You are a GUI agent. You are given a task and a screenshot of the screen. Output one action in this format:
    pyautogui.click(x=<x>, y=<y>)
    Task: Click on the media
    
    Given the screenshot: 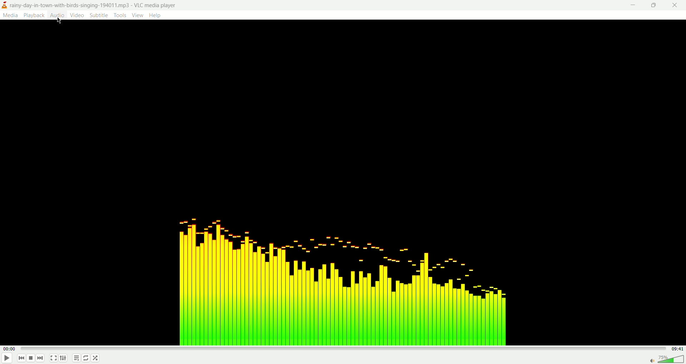 What is the action you would take?
    pyautogui.click(x=10, y=15)
    